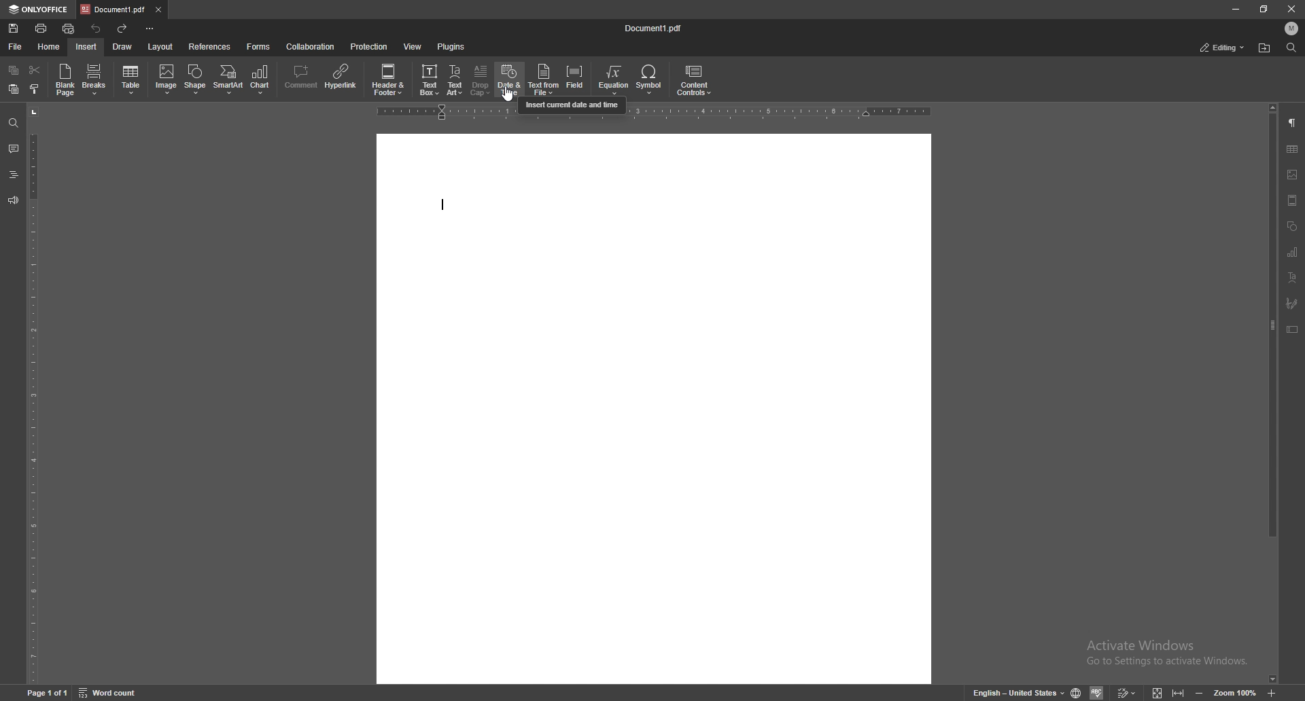 This screenshot has height=701, width=1305. What do you see at coordinates (1291, 173) in the screenshot?
I see `image` at bounding box center [1291, 173].